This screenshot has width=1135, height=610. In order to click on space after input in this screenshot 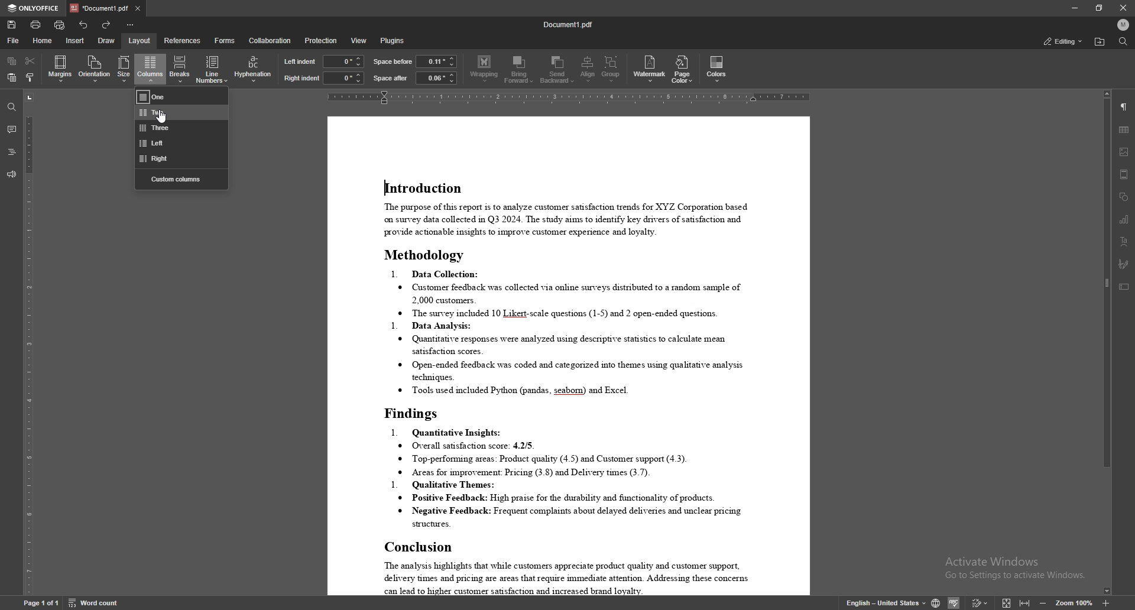, I will do `click(436, 77)`.